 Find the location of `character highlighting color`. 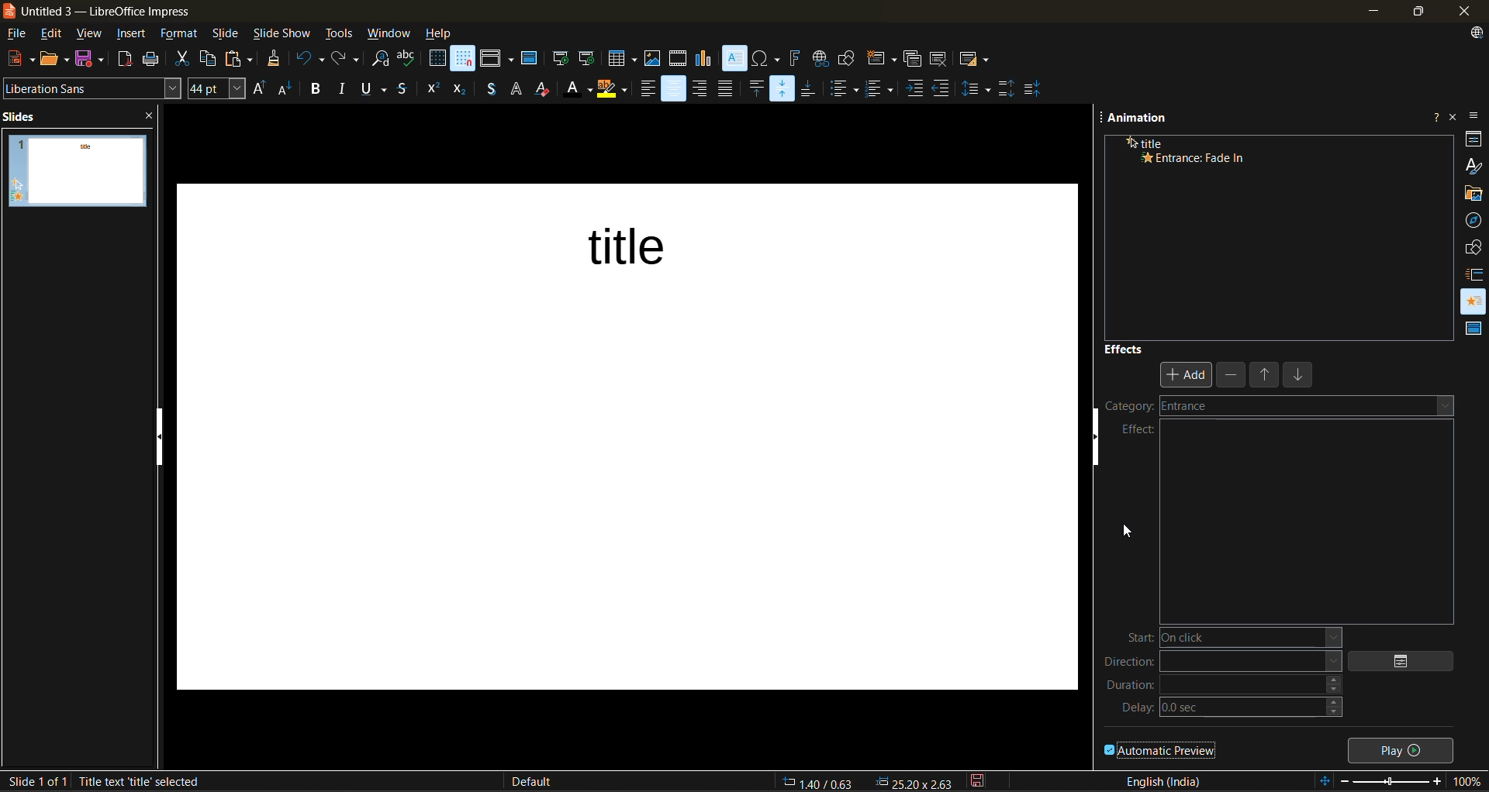

character highlighting color is located at coordinates (613, 89).